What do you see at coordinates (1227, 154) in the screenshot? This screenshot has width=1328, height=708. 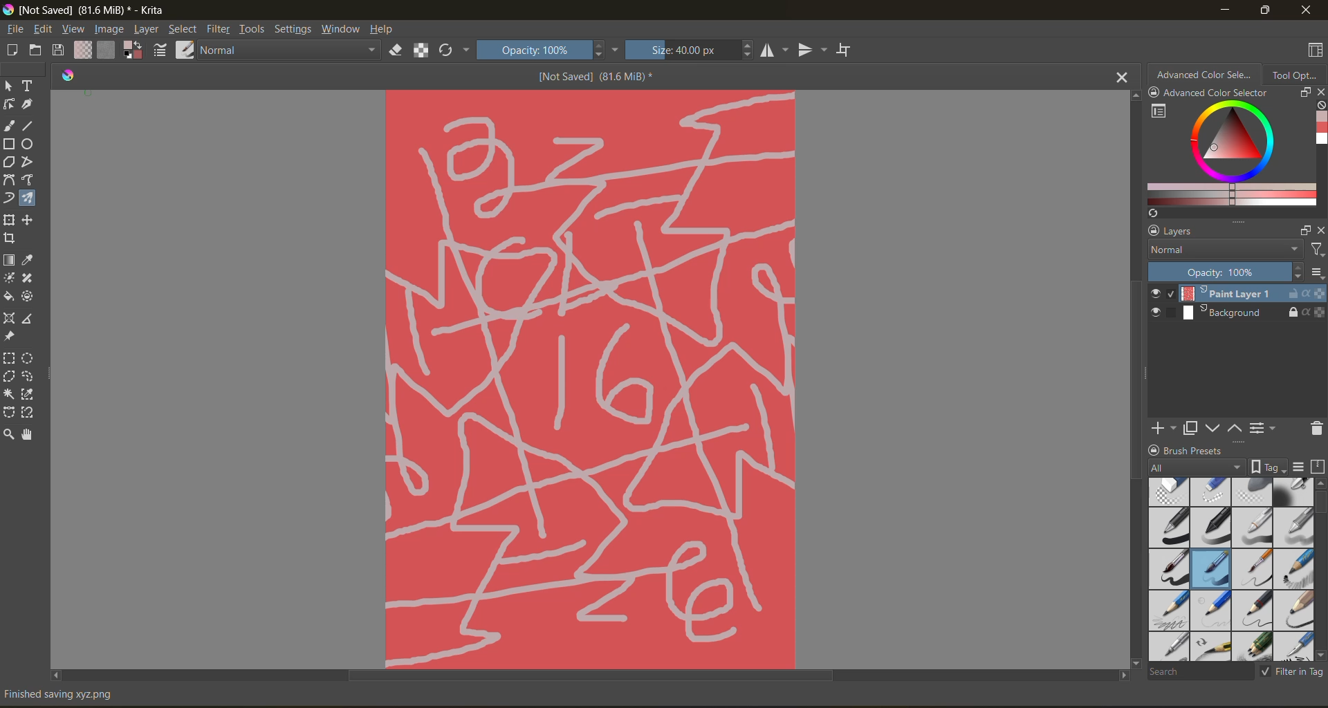 I see `advanced color selector` at bounding box center [1227, 154].